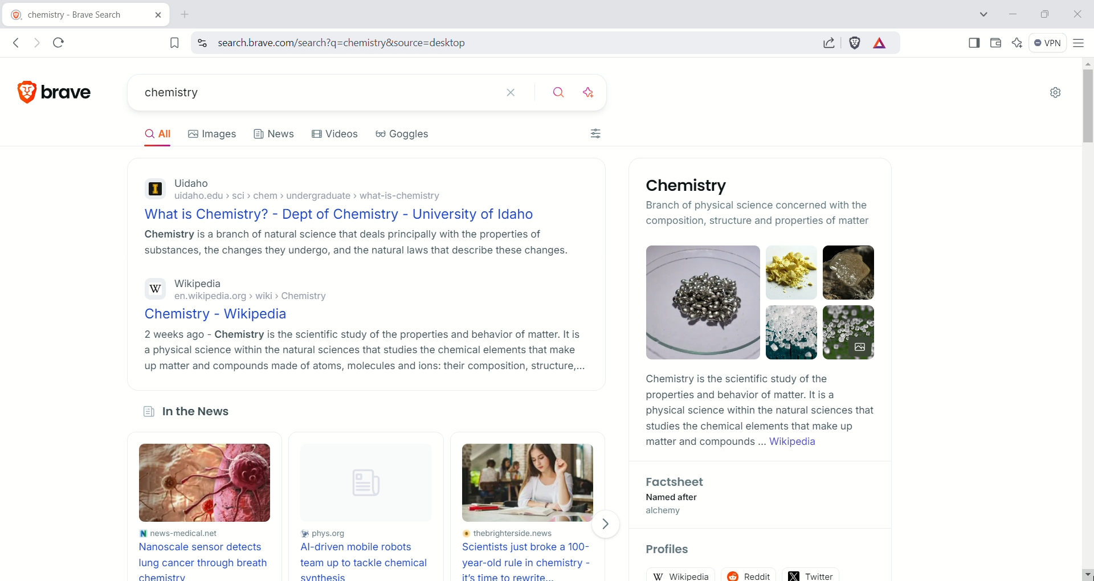 The image size is (1094, 581). I want to click on Chemistry is the scientific study of the
properties and behavior of matter. It is a
physical science within the natural sciences that
studies the chemical elements that make up
matter and compounds ... Wikipedia

2 9, so click(758, 414).